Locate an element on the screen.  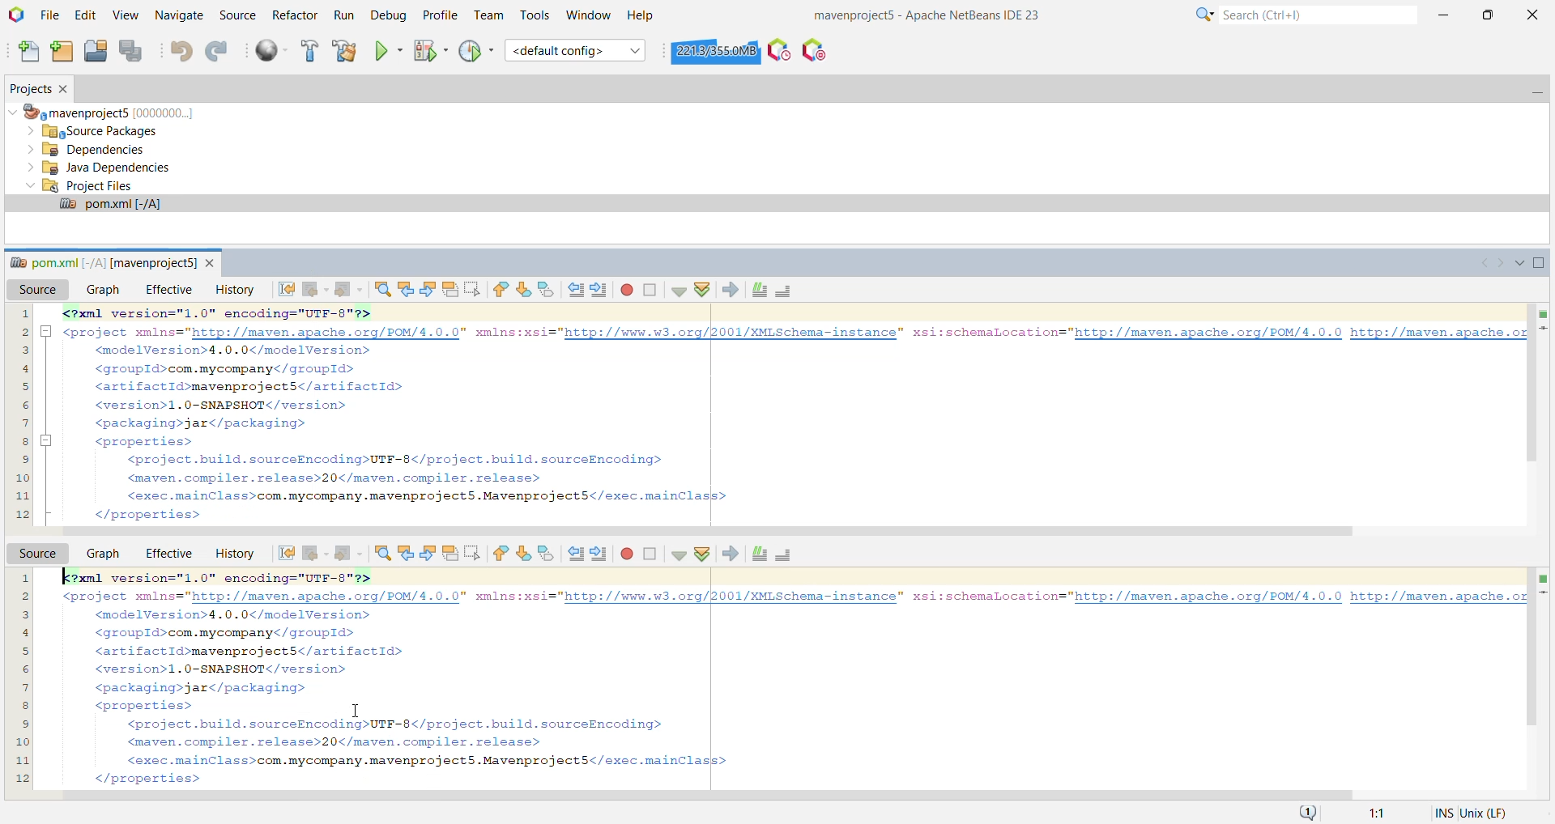
<properties> is located at coordinates (151, 442).